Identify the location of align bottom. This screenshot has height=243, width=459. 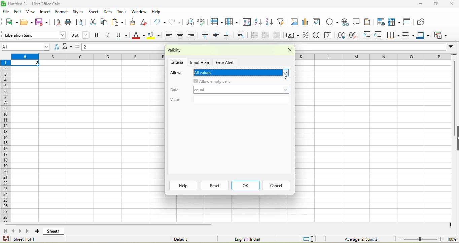
(229, 36).